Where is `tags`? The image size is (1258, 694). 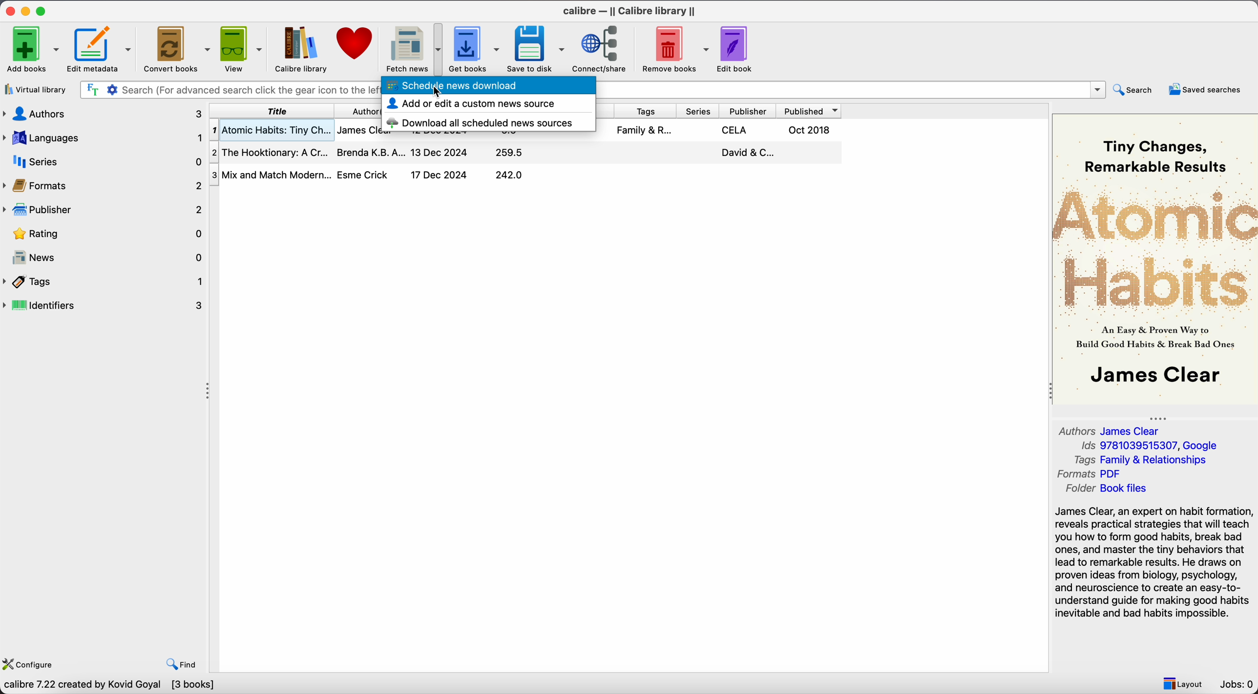 tags is located at coordinates (104, 282).